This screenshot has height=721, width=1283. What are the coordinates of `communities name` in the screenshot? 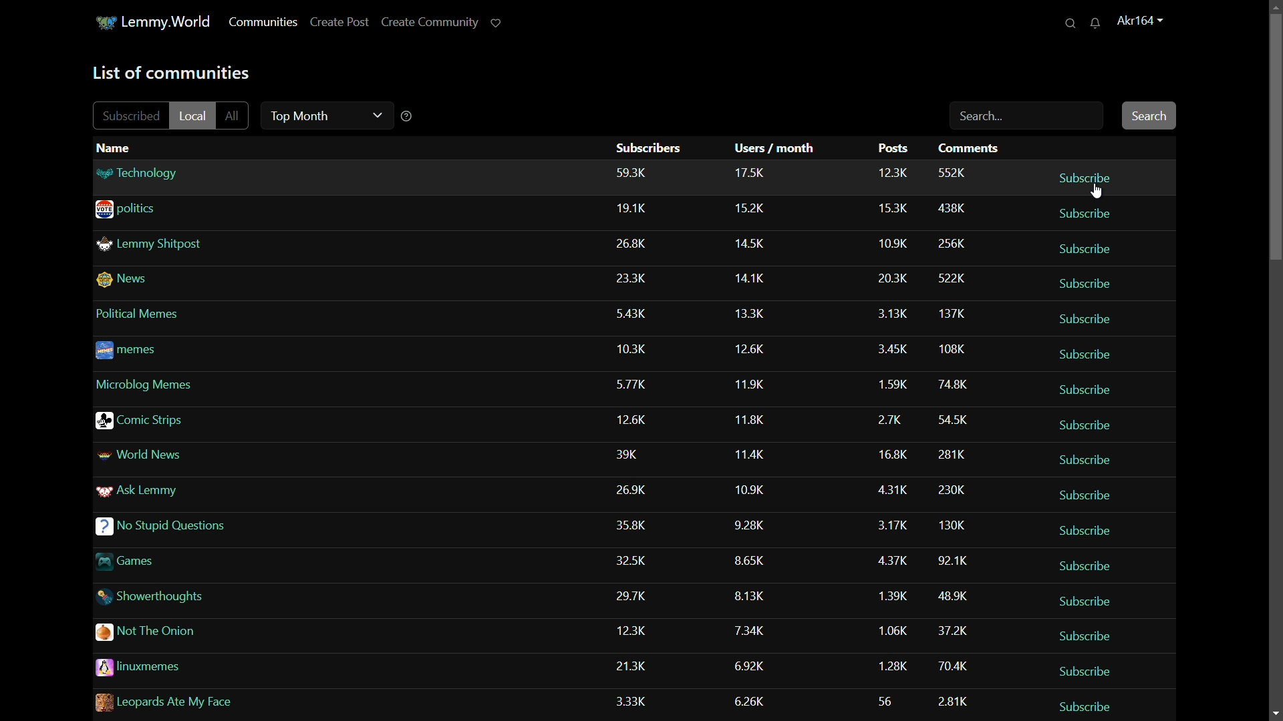 It's located at (264, 668).